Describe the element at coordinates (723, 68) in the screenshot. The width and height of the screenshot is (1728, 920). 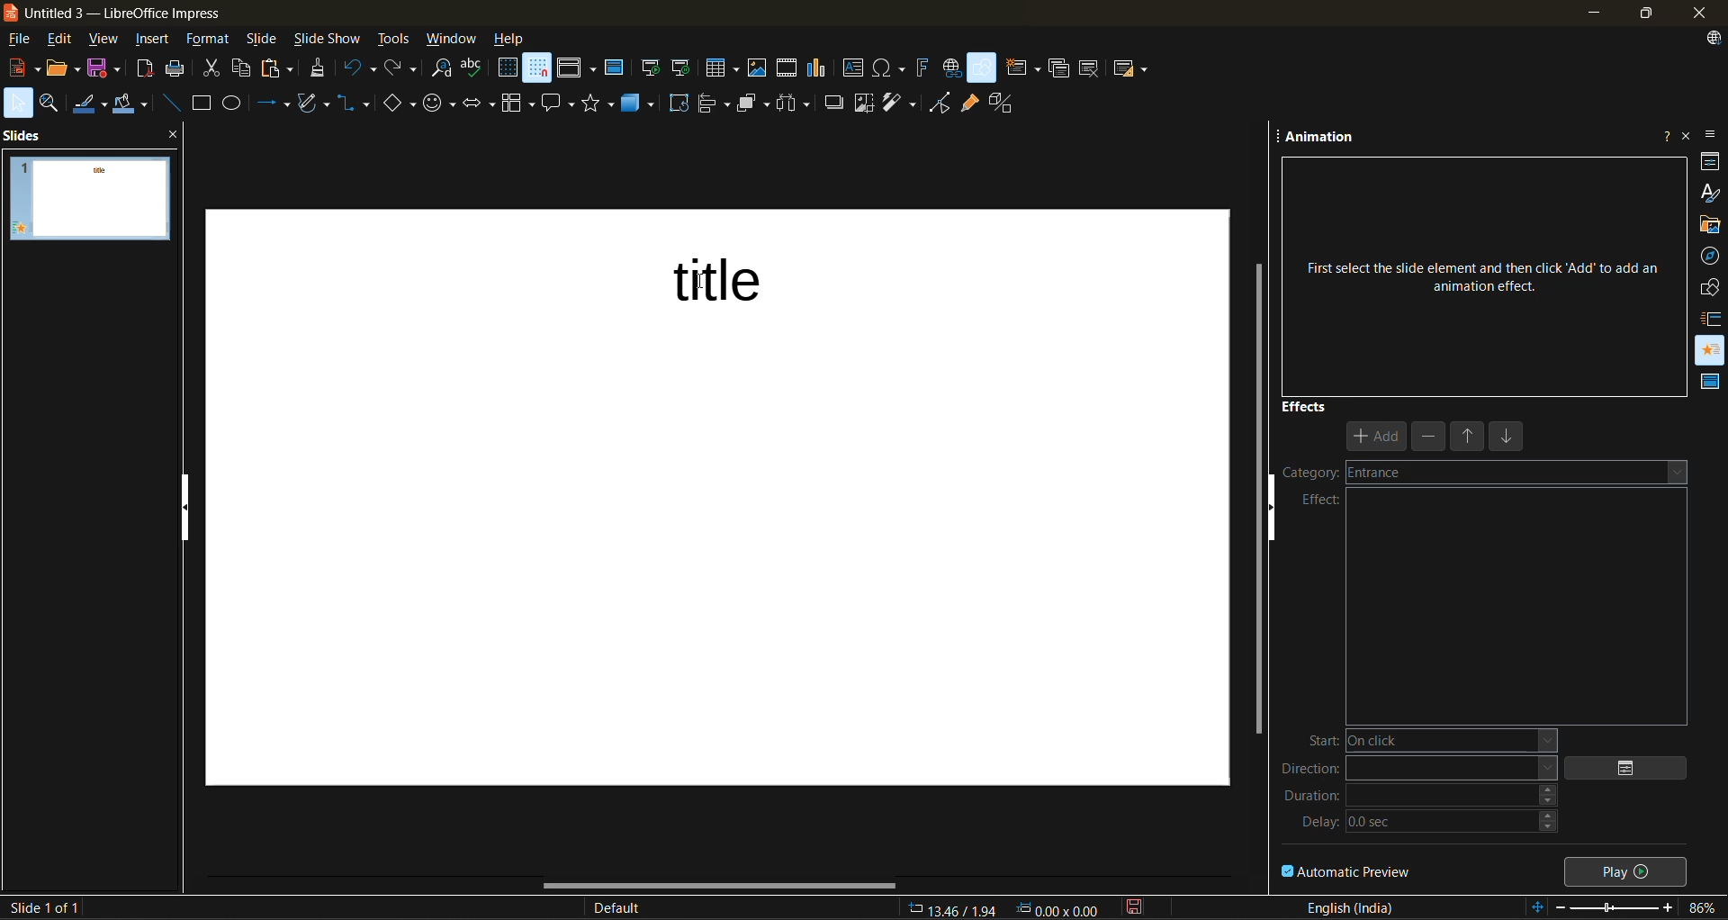
I see `table` at that location.